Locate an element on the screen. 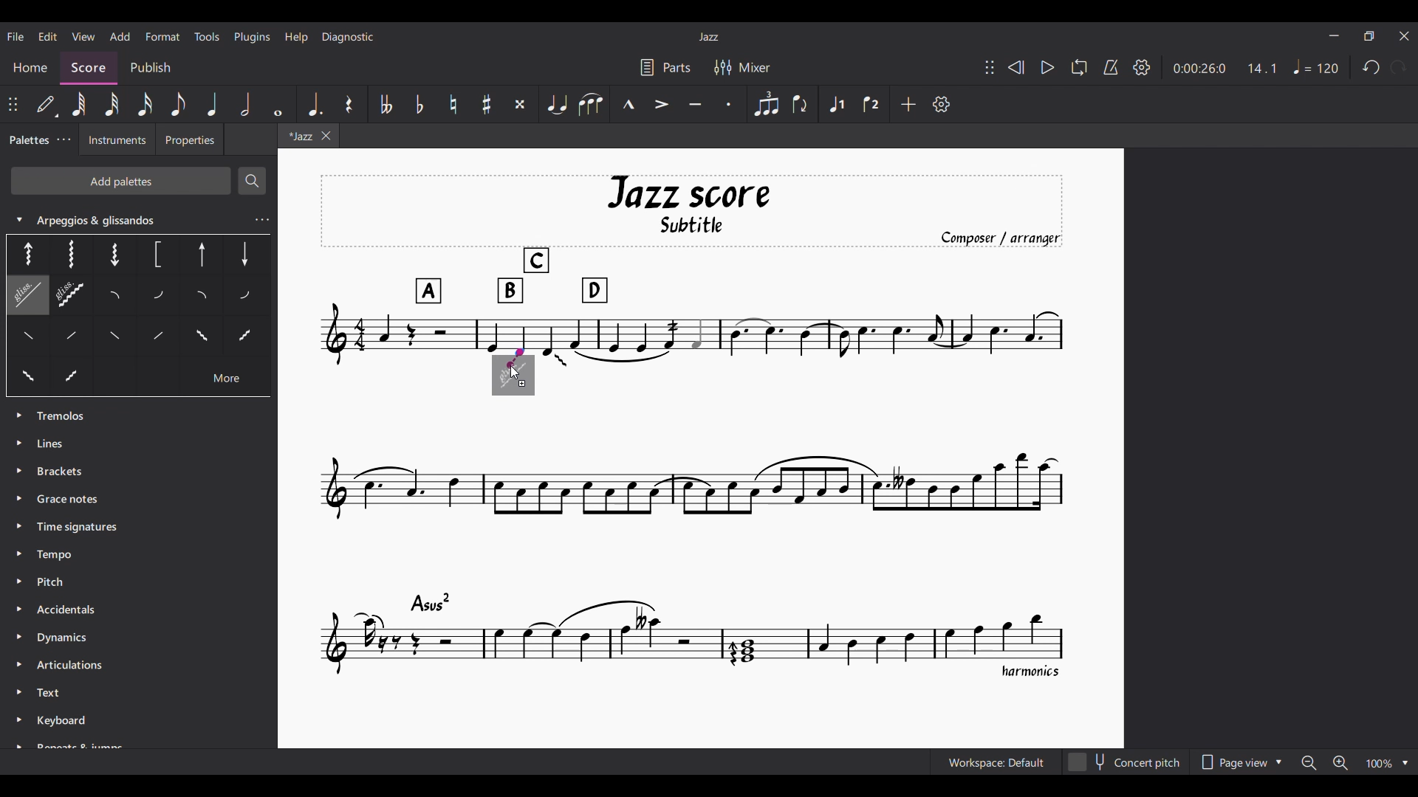  64th note is located at coordinates (78, 103).